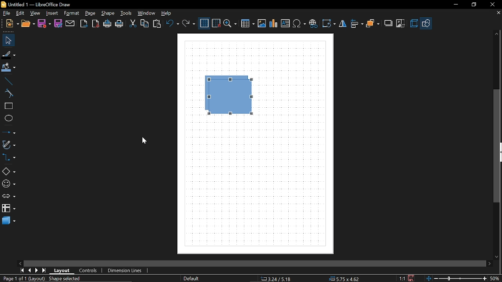 The image size is (502, 282). Describe the element at coordinates (172, 23) in the screenshot. I see `undo` at that location.